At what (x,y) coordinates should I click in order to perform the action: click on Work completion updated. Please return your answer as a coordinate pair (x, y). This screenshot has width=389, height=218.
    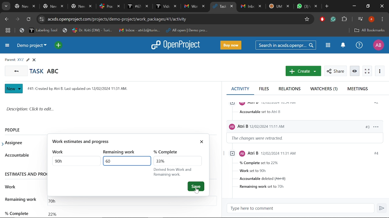
    Looking at the image, I should click on (126, 161).